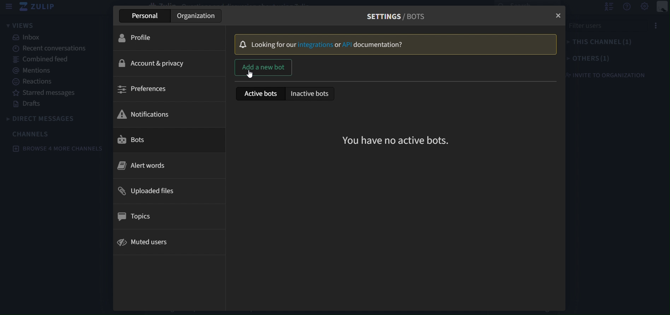 This screenshot has width=670, height=315. What do you see at coordinates (274, 45) in the screenshot?
I see `Looking for our` at bounding box center [274, 45].